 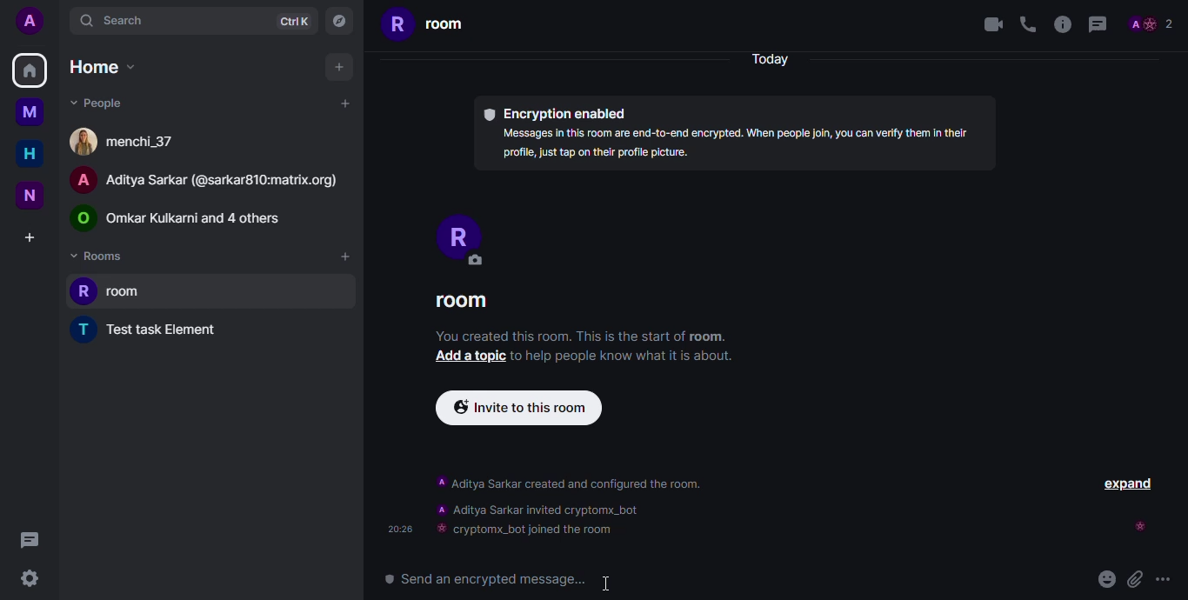 I want to click on create a space, so click(x=30, y=236).